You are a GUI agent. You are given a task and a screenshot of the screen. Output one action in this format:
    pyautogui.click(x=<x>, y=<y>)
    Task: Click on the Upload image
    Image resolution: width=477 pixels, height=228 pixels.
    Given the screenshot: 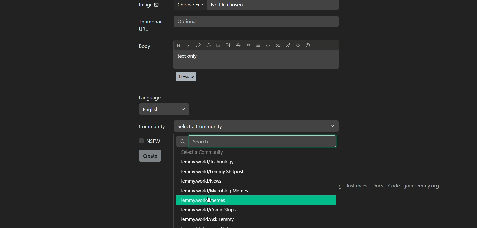 What is the action you would take?
    pyautogui.click(x=218, y=45)
    